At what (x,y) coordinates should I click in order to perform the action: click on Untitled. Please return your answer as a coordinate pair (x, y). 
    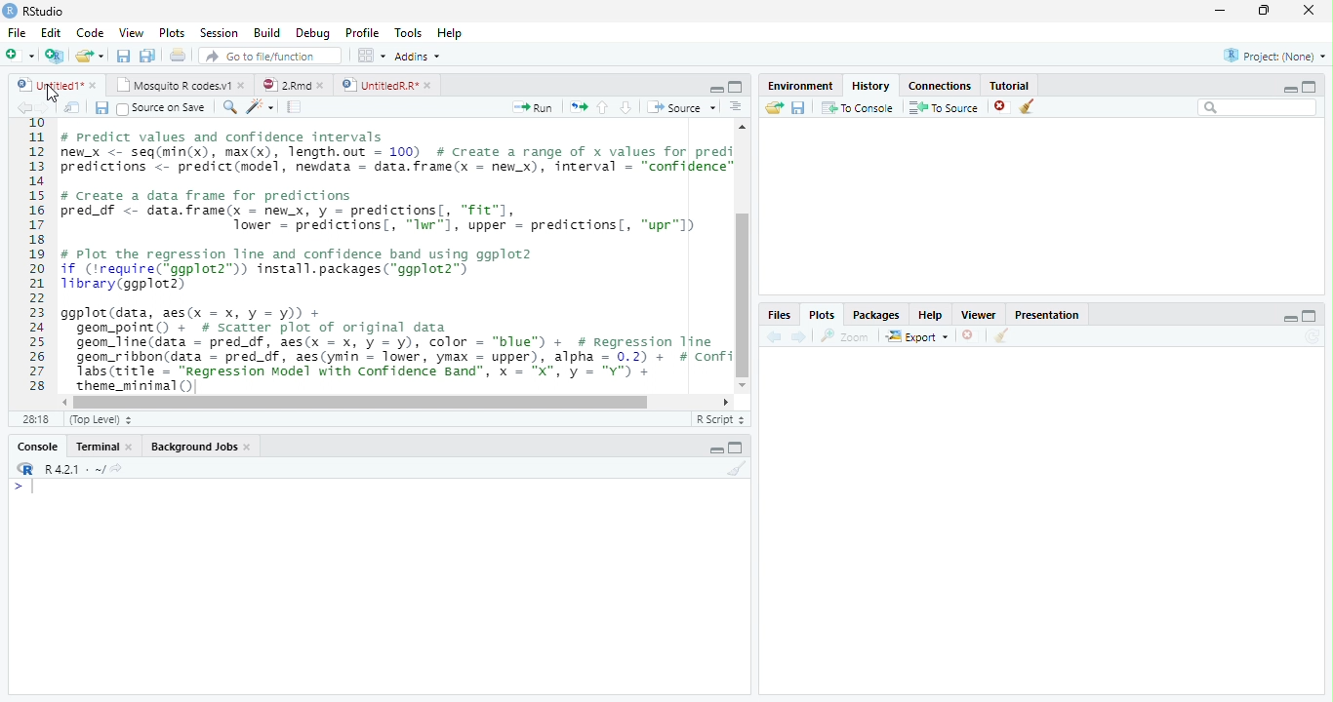
    Looking at the image, I should click on (58, 84).